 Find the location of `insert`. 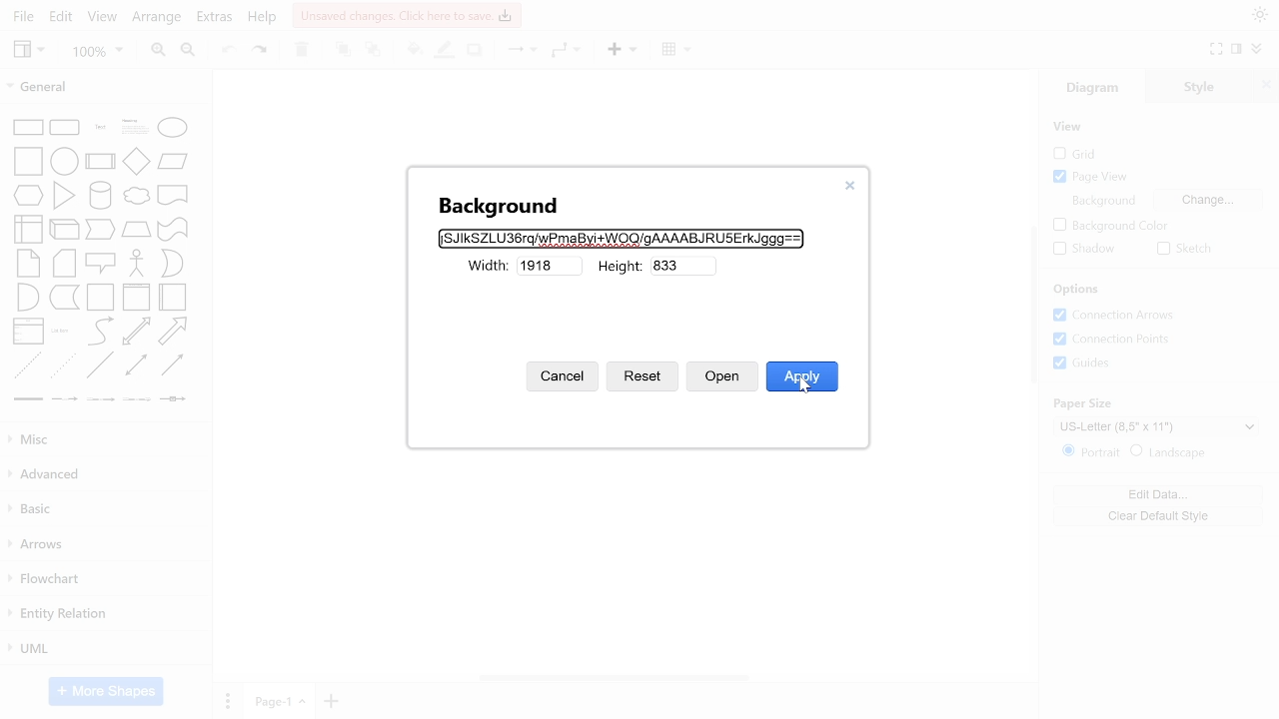

insert is located at coordinates (620, 51).